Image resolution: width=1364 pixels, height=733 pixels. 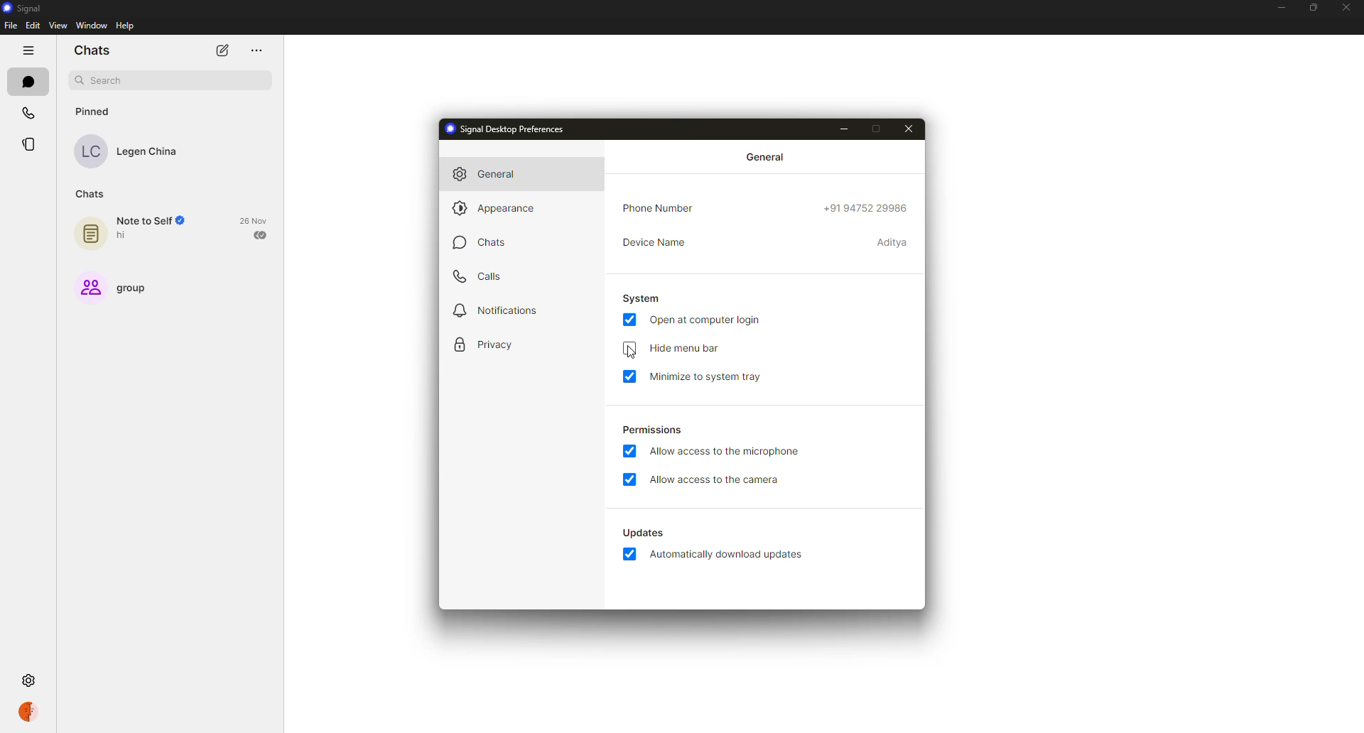 What do you see at coordinates (126, 26) in the screenshot?
I see `help` at bounding box center [126, 26].